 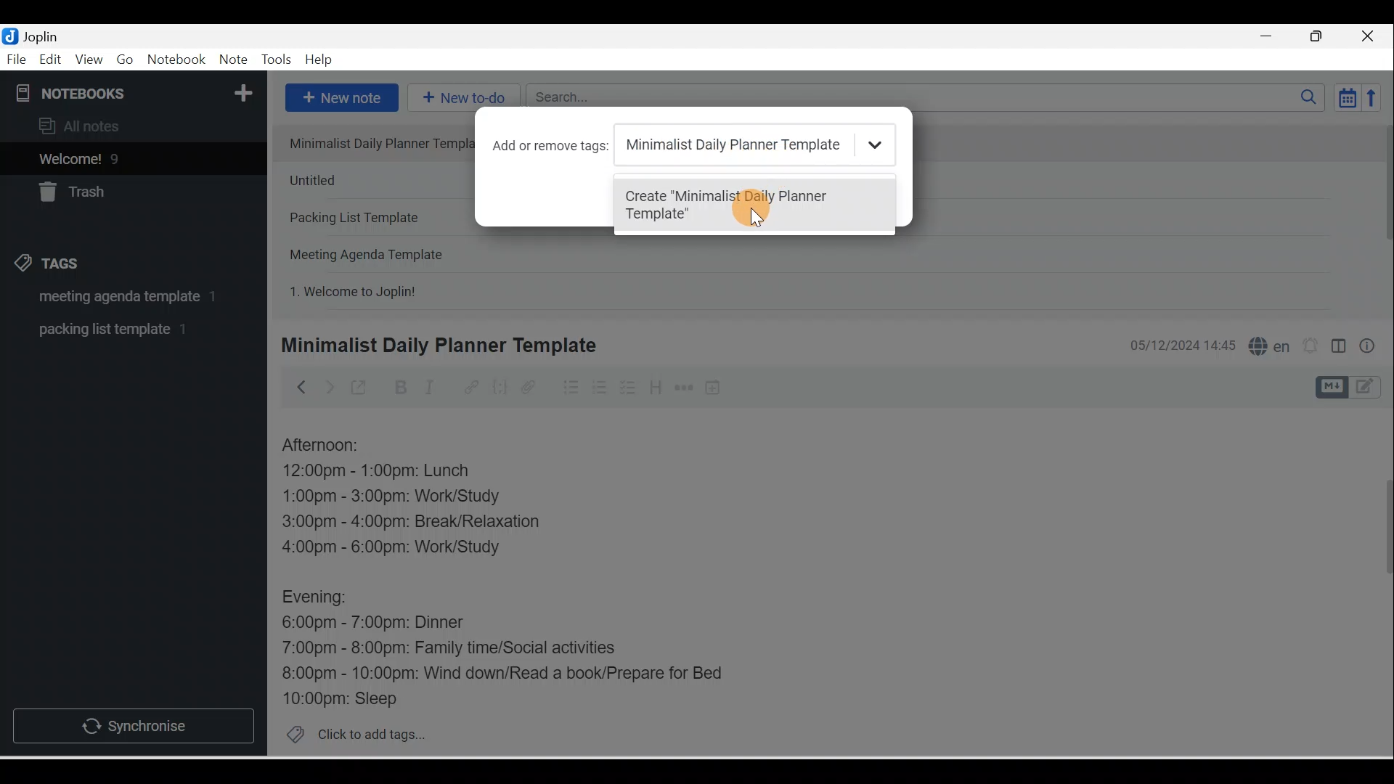 I want to click on Spelling, so click(x=1266, y=344).